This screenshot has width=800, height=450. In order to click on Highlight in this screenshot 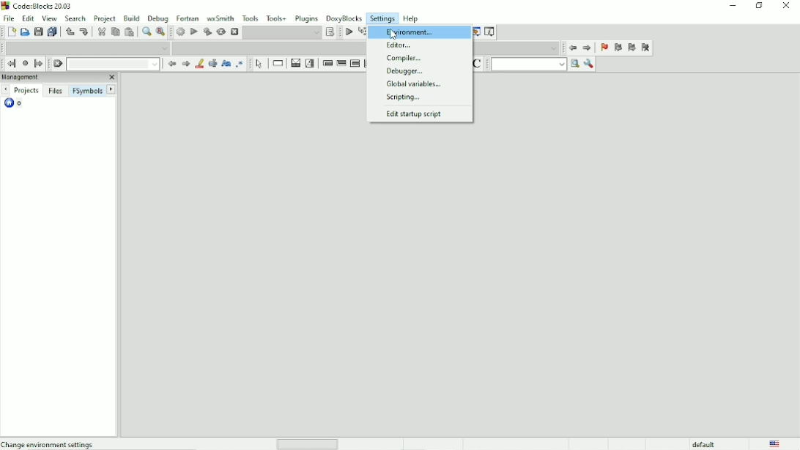, I will do `click(198, 64)`.